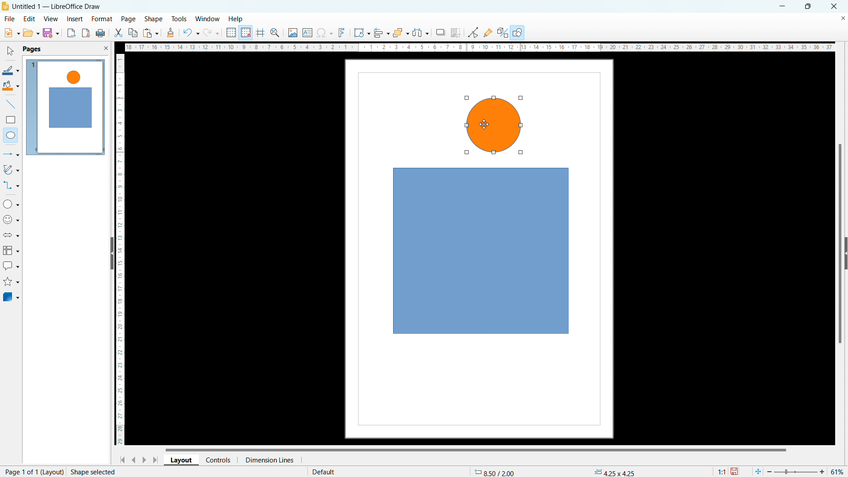 This screenshot has width=848, height=477. Describe the element at coordinates (771, 471) in the screenshot. I see `zoom i=out` at that location.